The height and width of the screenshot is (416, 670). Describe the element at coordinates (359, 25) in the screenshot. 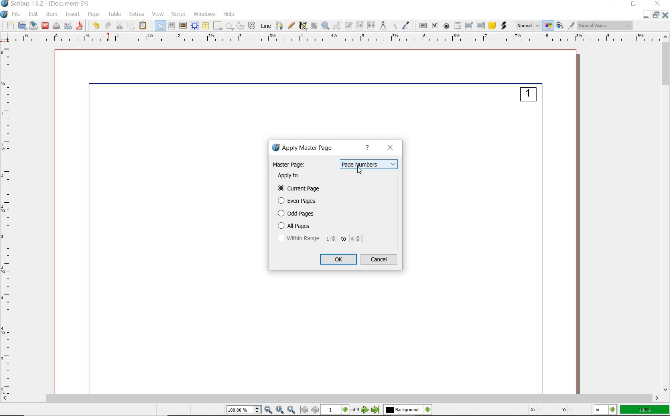

I see `link text frames` at that location.